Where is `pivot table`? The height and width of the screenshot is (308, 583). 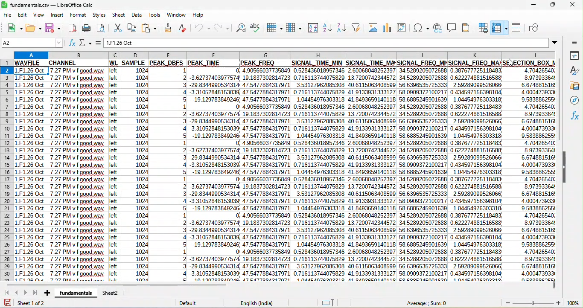
pivot table is located at coordinates (401, 28).